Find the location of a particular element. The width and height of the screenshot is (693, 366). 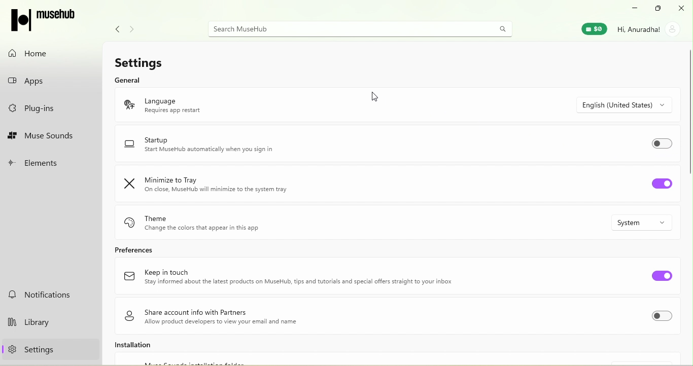

apps is located at coordinates (47, 82).